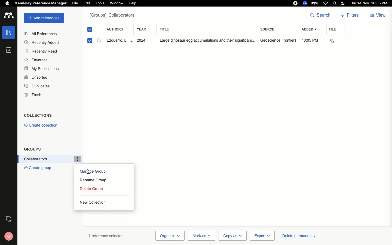 This screenshot has height=245, width=392. I want to click on Internet, so click(326, 3).